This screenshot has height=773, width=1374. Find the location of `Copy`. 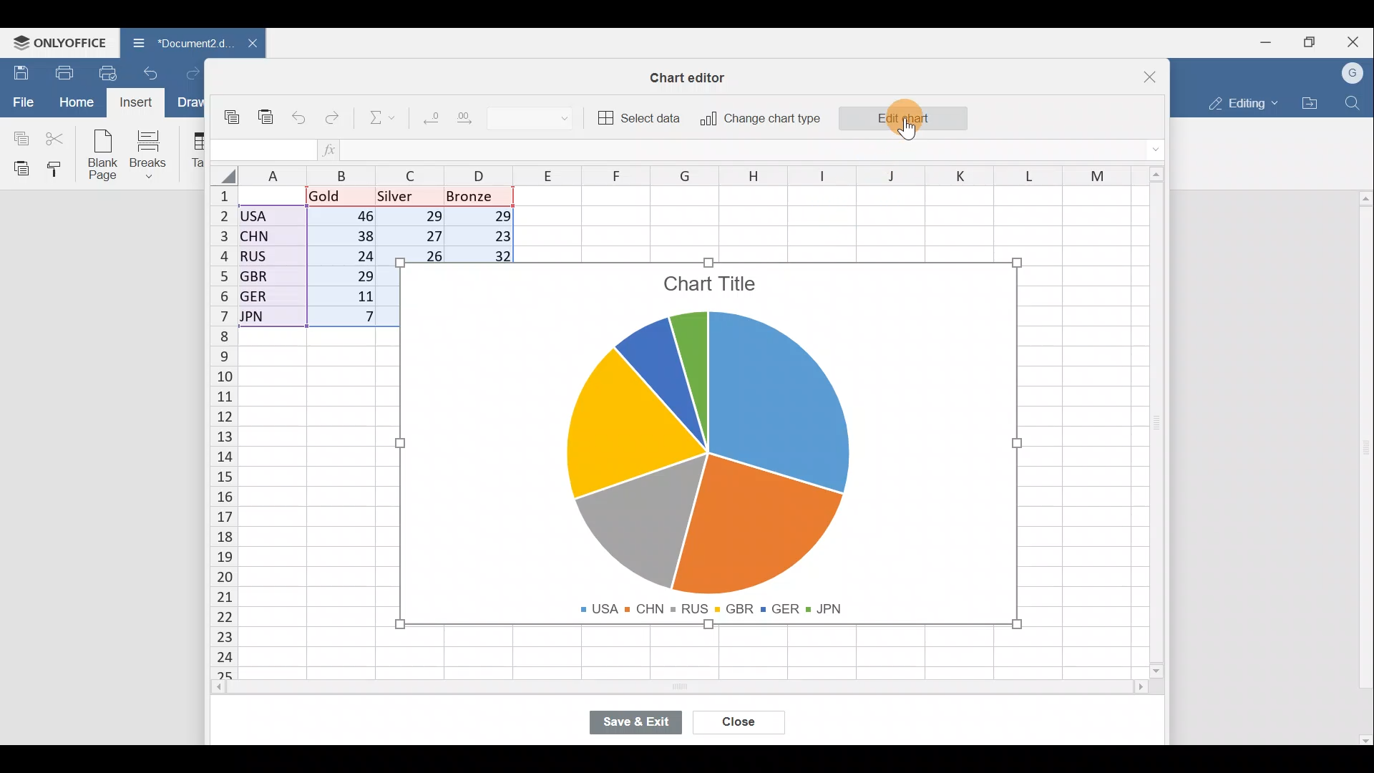

Copy is located at coordinates (235, 119).